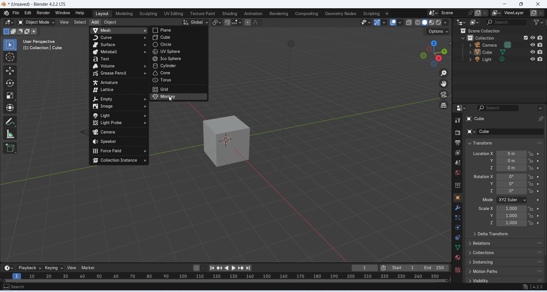 This screenshot has height=292, width=547. Describe the element at coordinates (458, 270) in the screenshot. I see `texture` at that location.